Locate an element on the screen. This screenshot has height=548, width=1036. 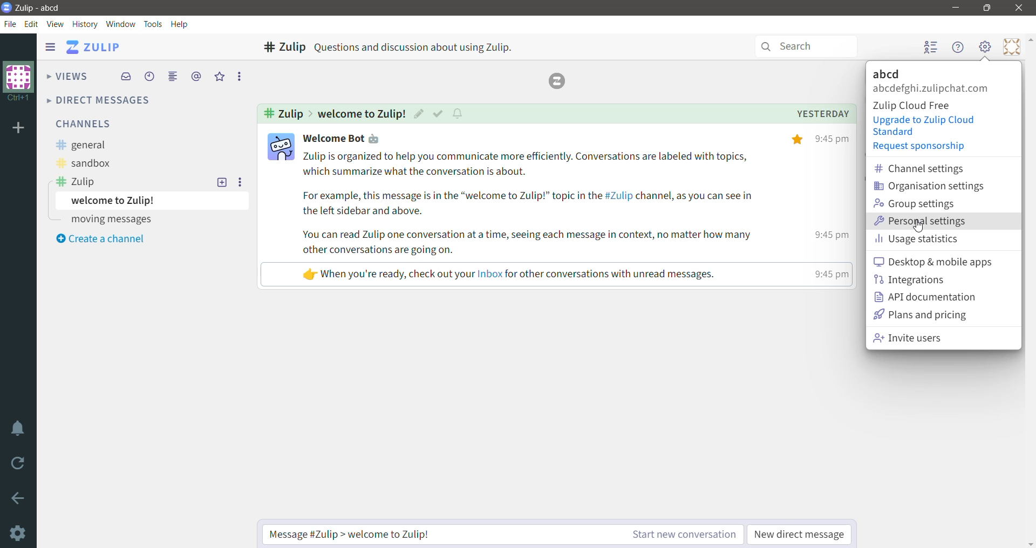
Zulip is located at coordinates (76, 182).